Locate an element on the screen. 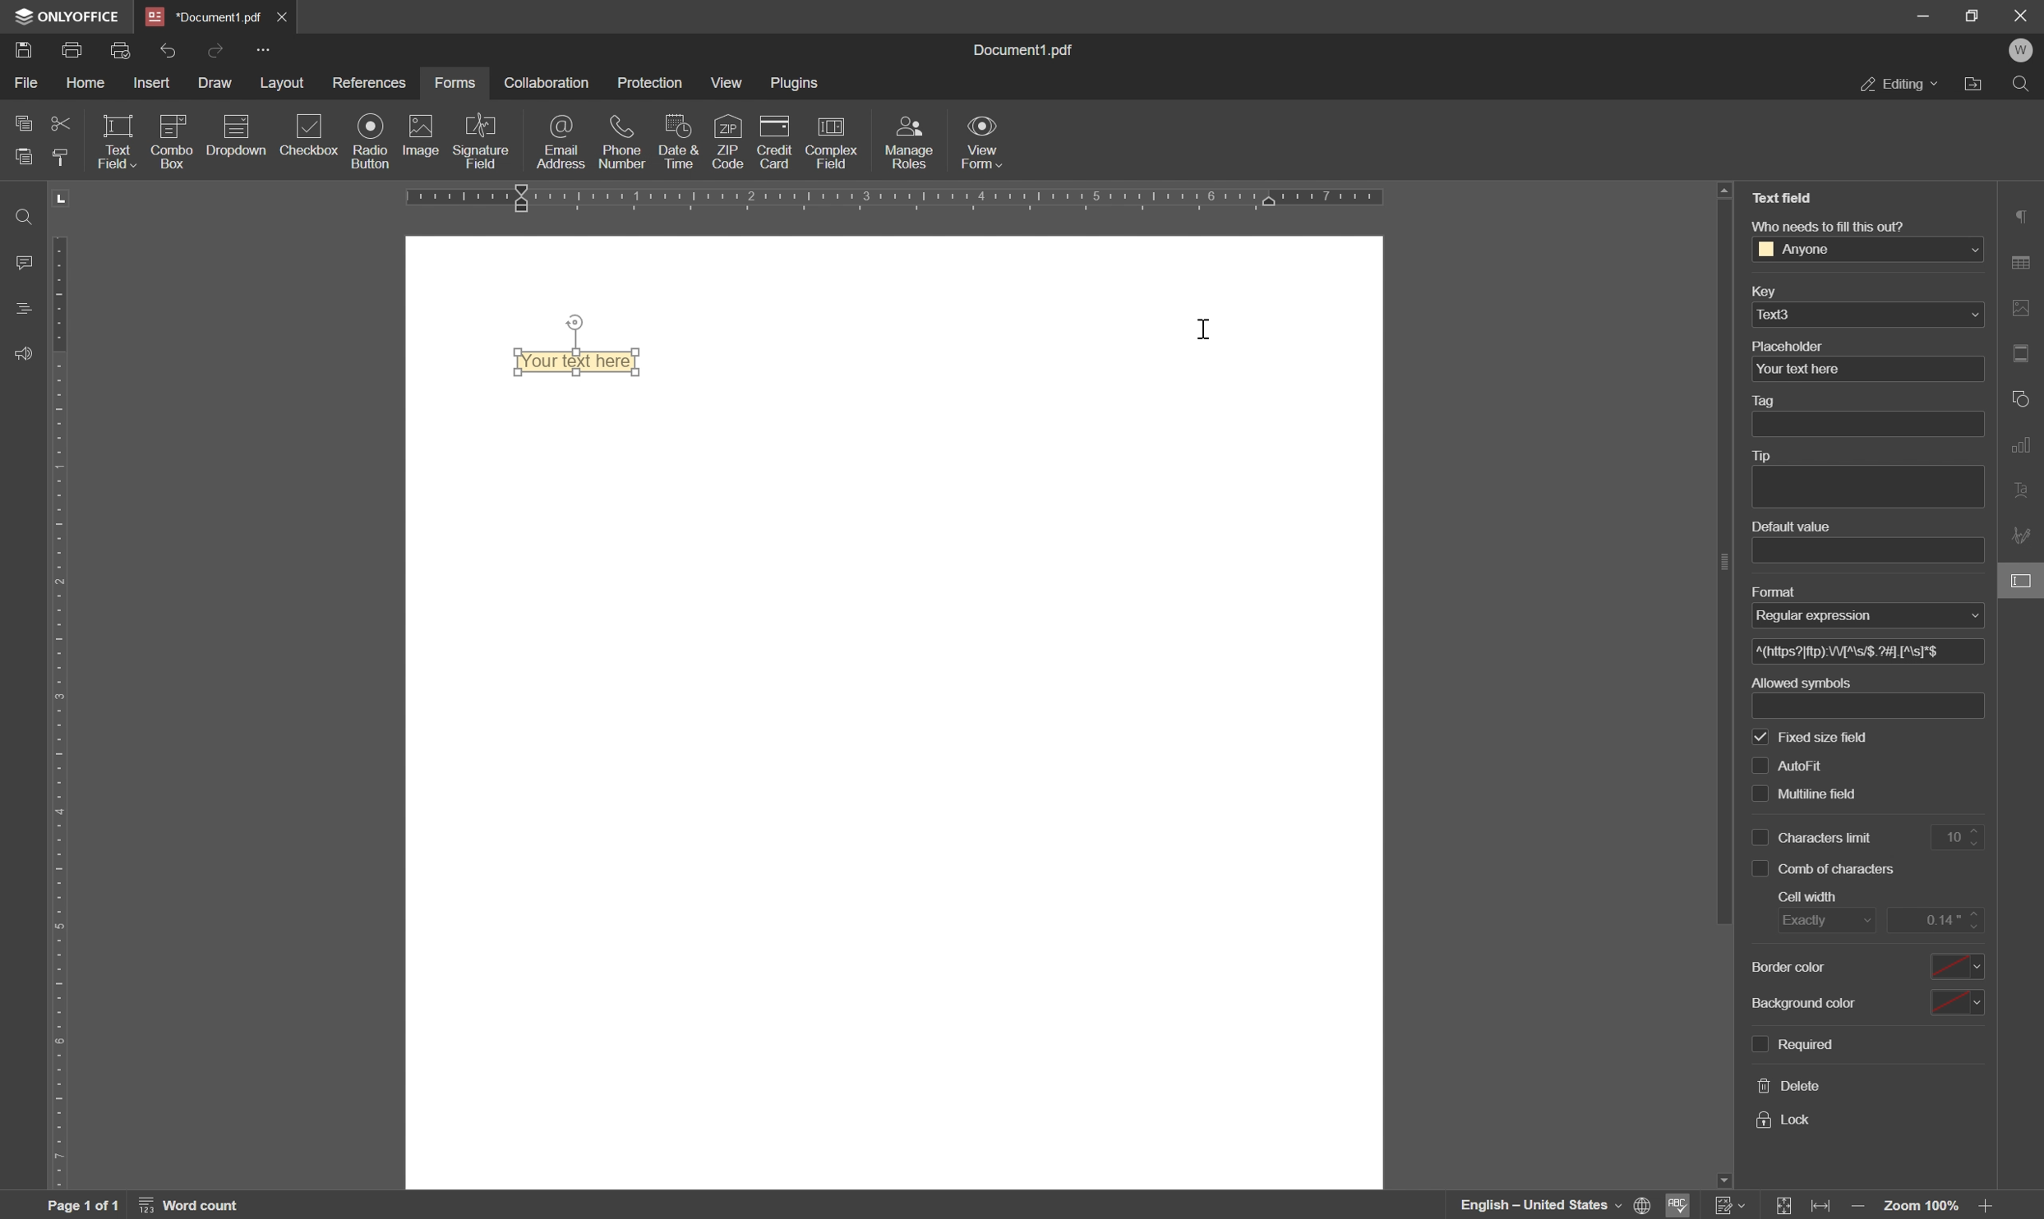  shape settings is located at coordinates (2023, 398).